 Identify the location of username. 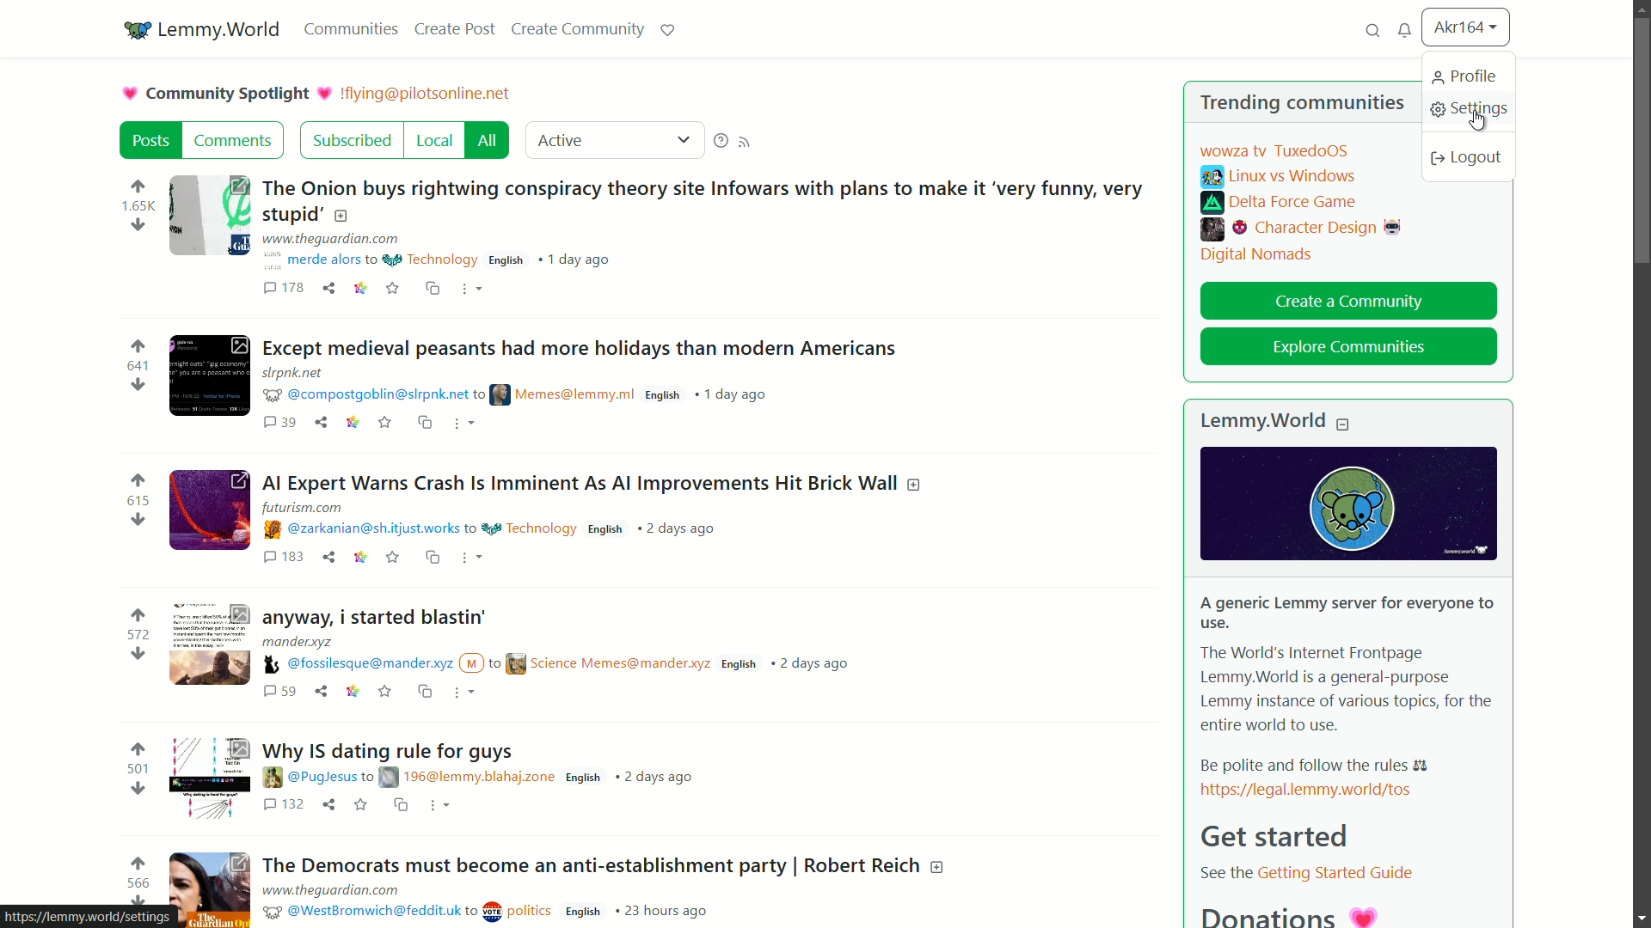
(1464, 27).